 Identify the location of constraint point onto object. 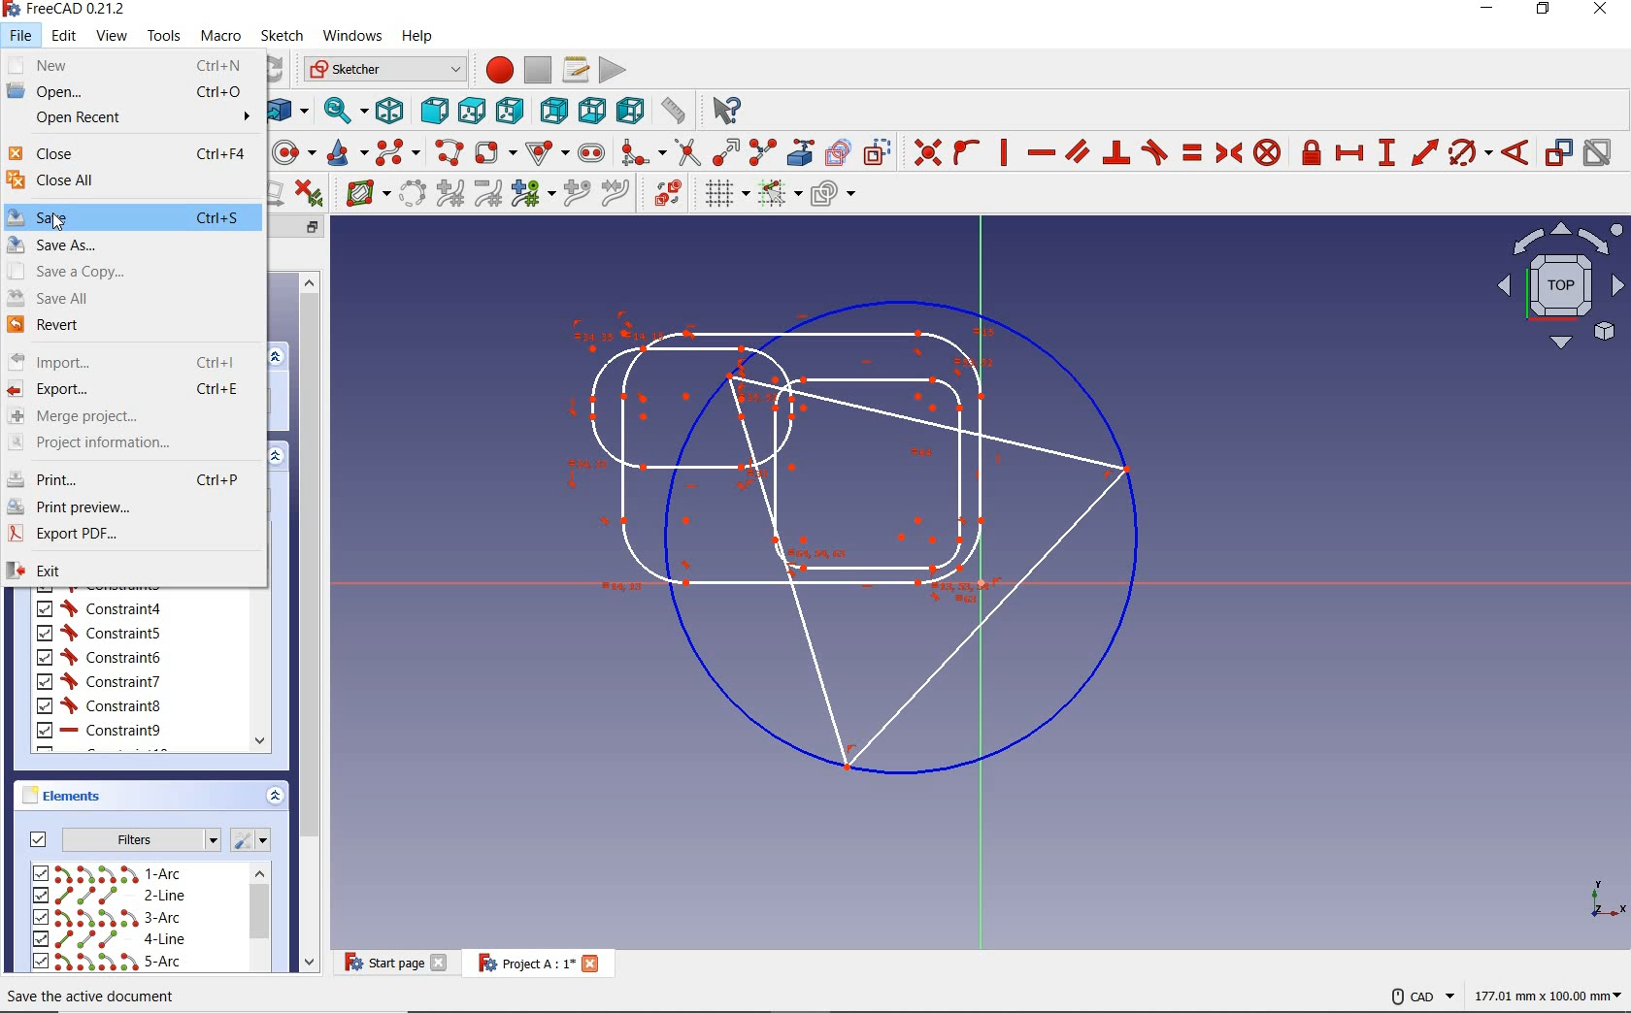
(965, 149).